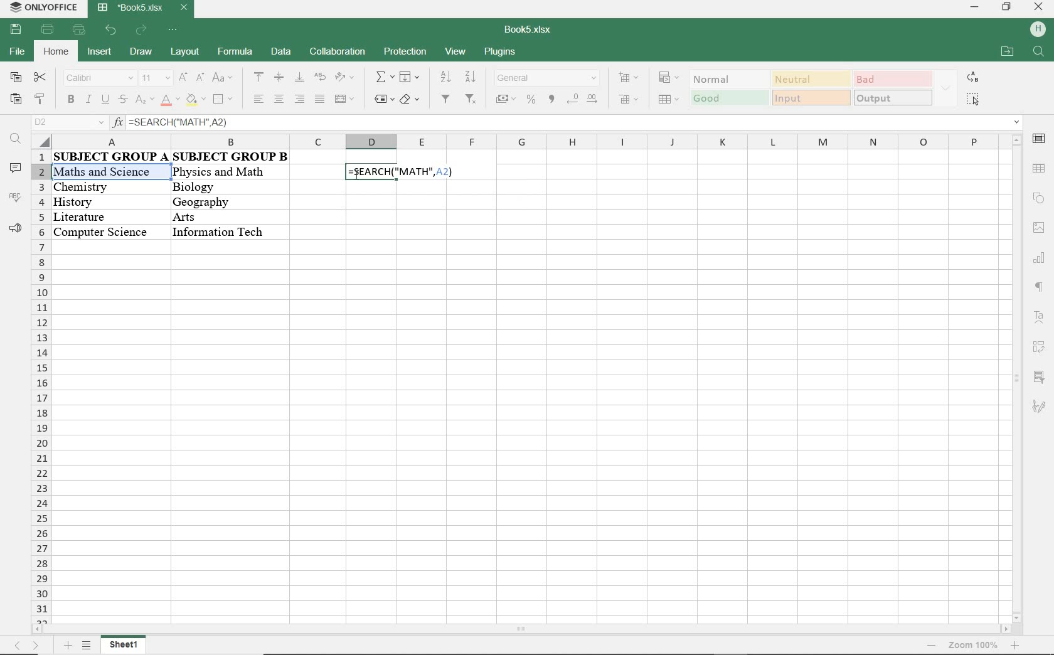 The width and height of the screenshot is (1054, 655). What do you see at coordinates (108, 187) in the screenshot?
I see `chemistry` at bounding box center [108, 187].